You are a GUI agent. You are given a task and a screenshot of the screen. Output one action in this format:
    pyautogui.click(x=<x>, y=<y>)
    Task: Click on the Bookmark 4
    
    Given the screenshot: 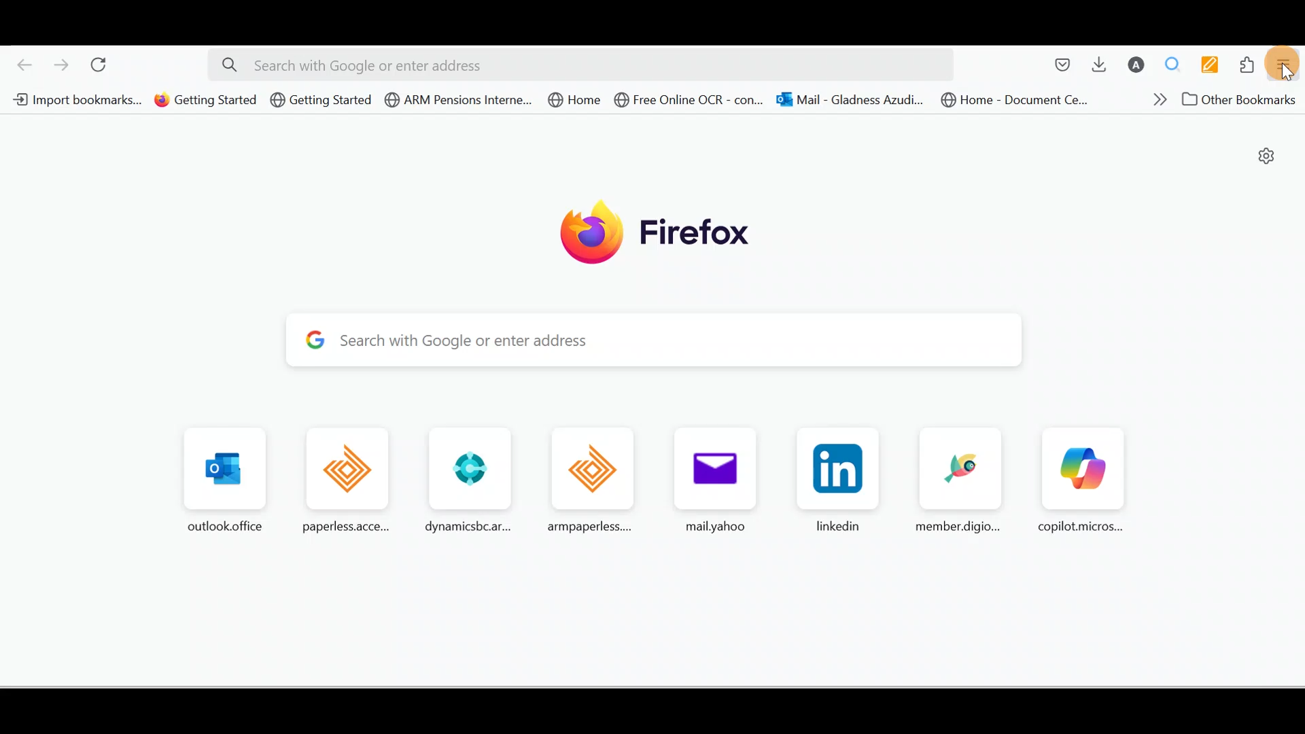 What is the action you would take?
    pyautogui.click(x=454, y=100)
    